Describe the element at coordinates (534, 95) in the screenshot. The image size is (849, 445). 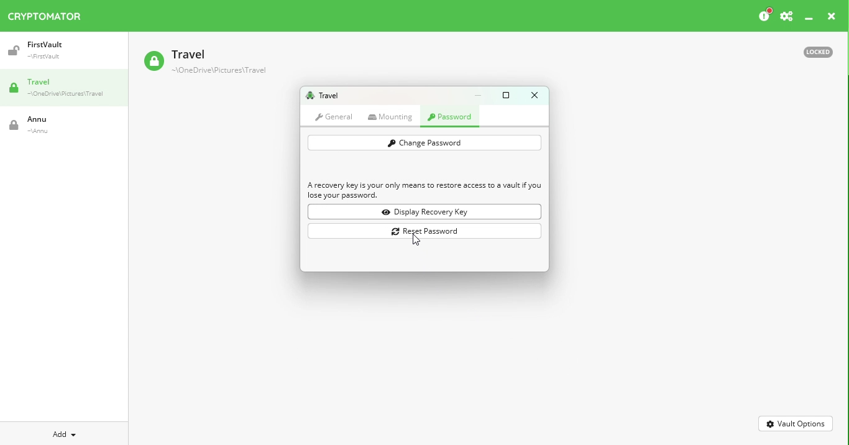
I see `Close` at that location.